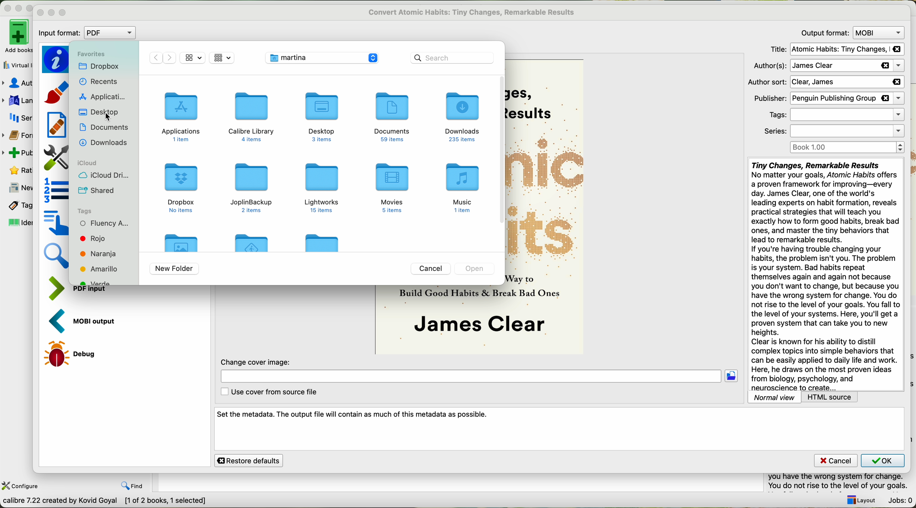 The width and height of the screenshot is (916, 508). I want to click on search bar, so click(453, 57).